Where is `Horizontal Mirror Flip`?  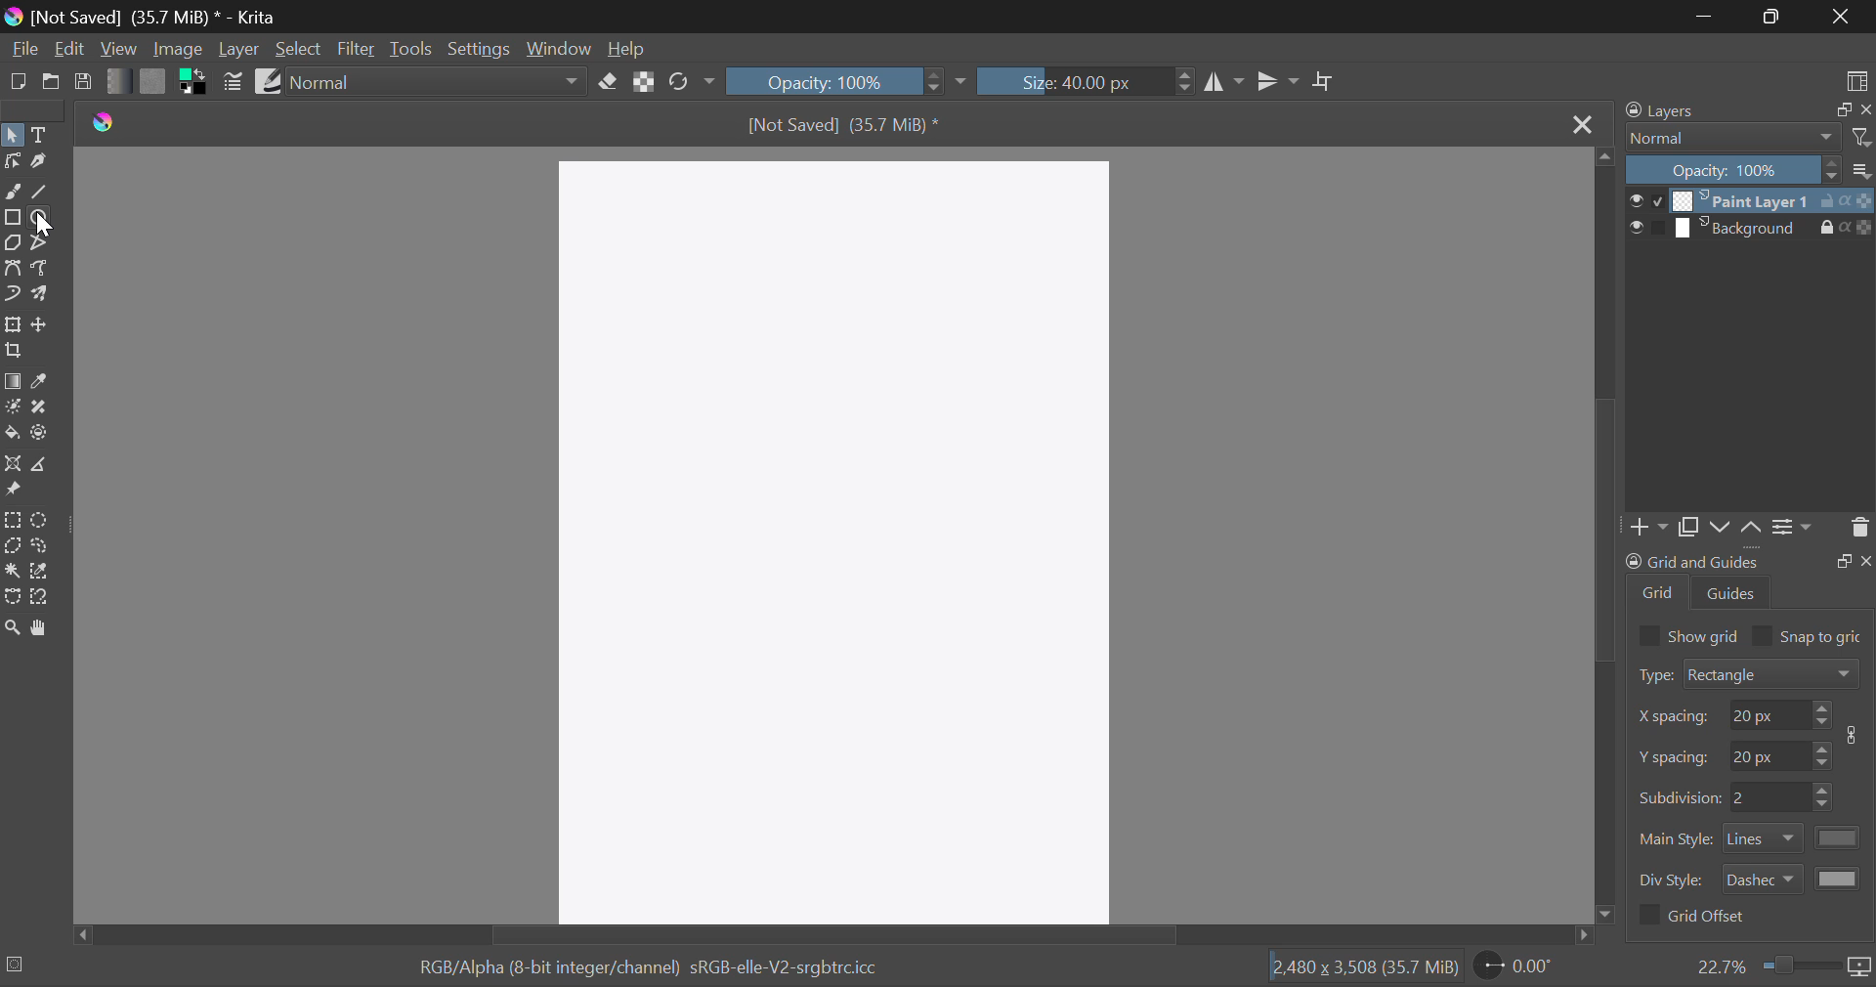
Horizontal Mirror Flip is located at coordinates (1279, 81).